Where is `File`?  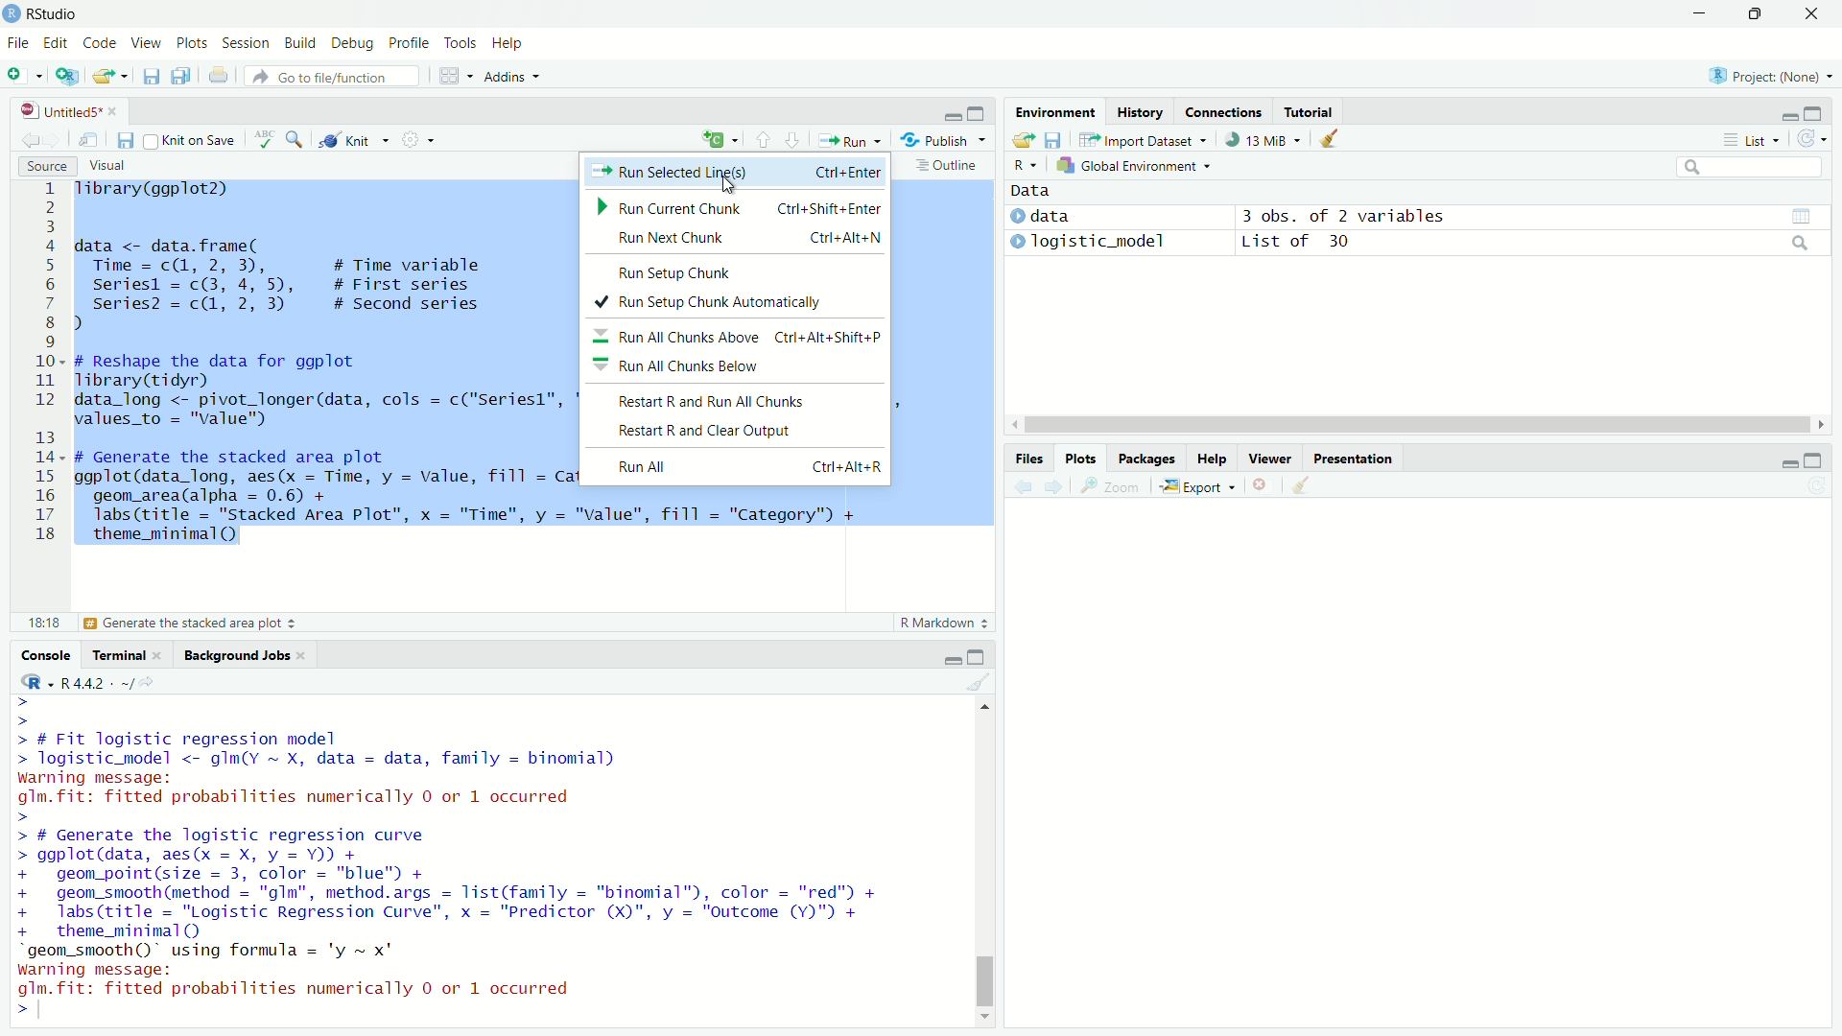 File is located at coordinates (19, 44).